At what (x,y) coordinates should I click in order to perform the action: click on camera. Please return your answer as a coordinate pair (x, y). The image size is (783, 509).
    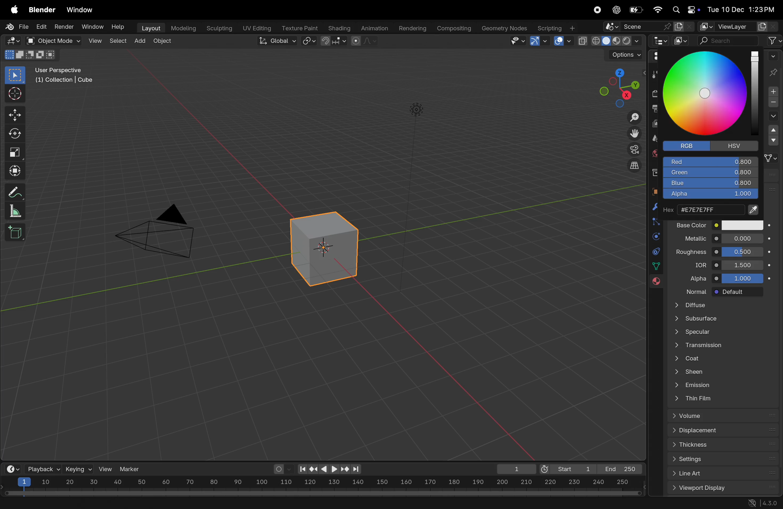
    Looking at the image, I should click on (633, 149).